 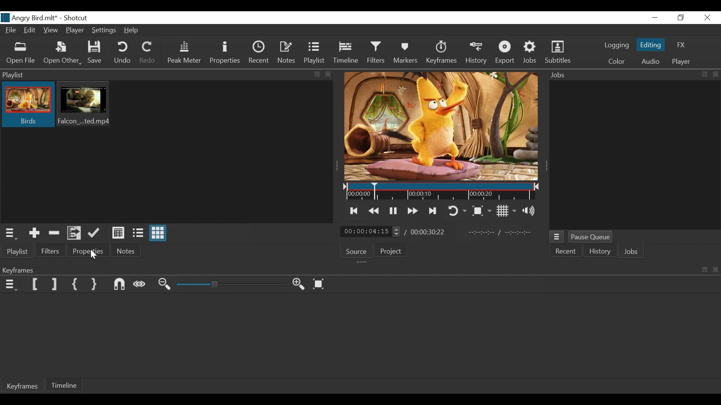 What do you see at coordinates (12, 285) in the screenshot?
I see `Keyframe menu` at bounding box center [12, 285].